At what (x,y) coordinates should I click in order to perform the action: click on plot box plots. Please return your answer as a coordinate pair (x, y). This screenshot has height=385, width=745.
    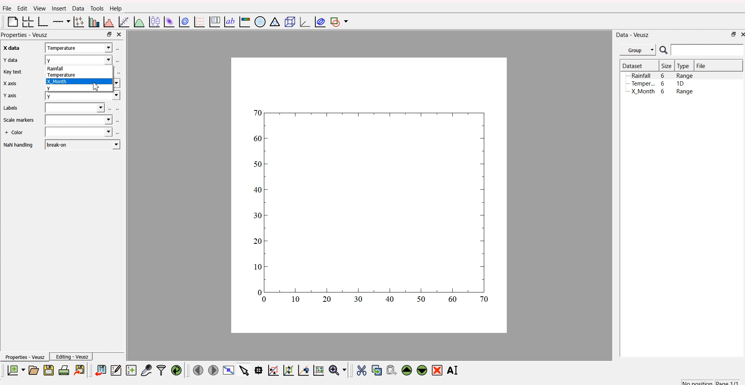
    Looking at the image, I should click on (154, 21).